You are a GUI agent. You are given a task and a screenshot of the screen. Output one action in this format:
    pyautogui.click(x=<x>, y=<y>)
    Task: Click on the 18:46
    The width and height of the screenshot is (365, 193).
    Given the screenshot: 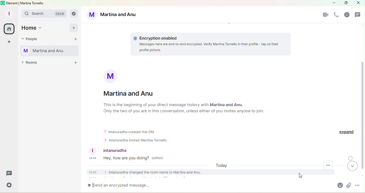 What is the action you would take?
    pyautogui.click(x=91, y=158)
    